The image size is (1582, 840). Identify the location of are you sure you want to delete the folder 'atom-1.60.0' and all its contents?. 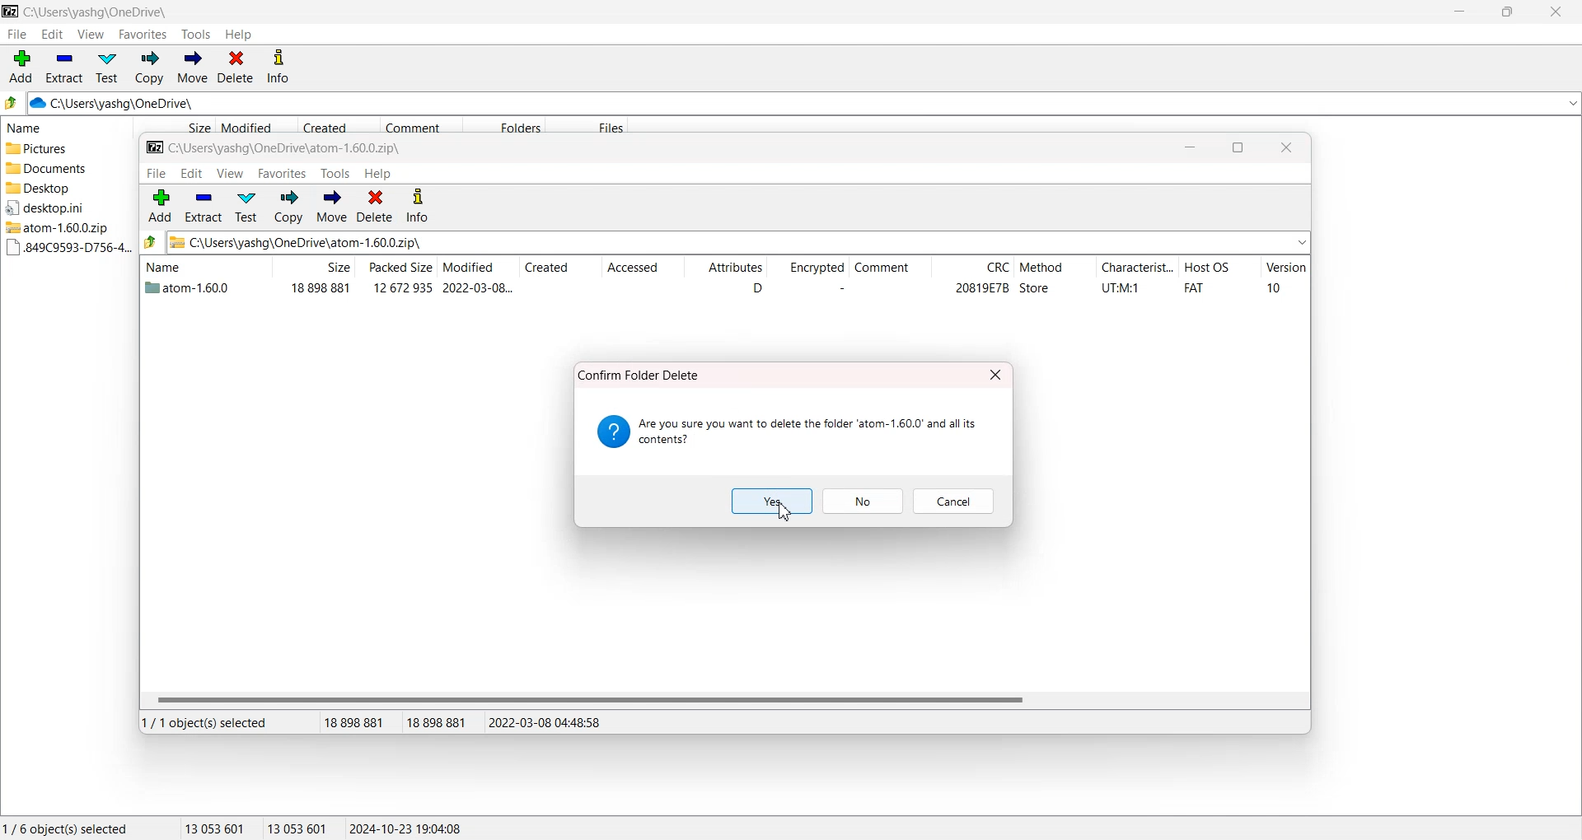
(789, 432).